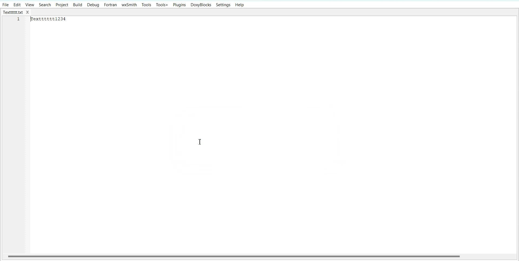  What do you see at coordinates (78, 5) in the screenshot?
I see `Build` at bounding box center [78, 5].